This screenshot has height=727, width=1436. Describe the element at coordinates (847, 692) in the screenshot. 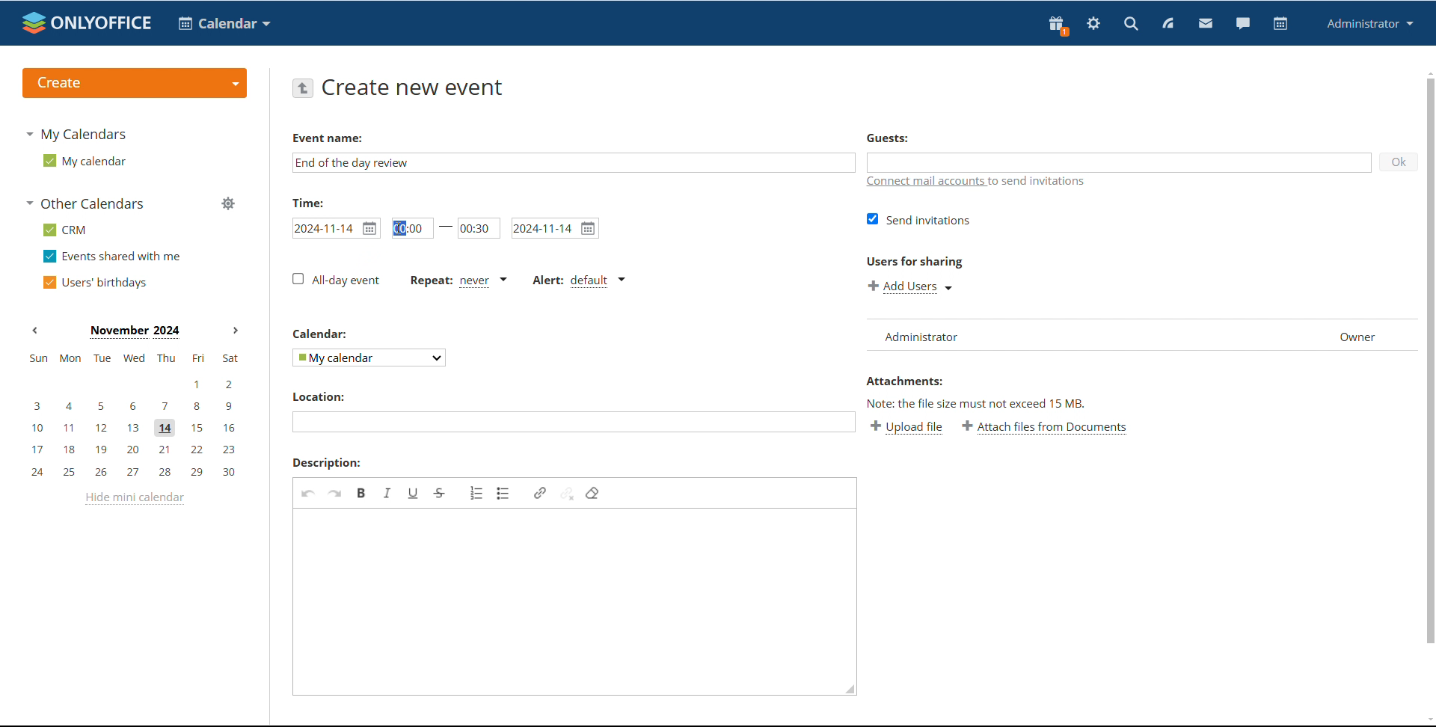

I see `resize box` at that location.